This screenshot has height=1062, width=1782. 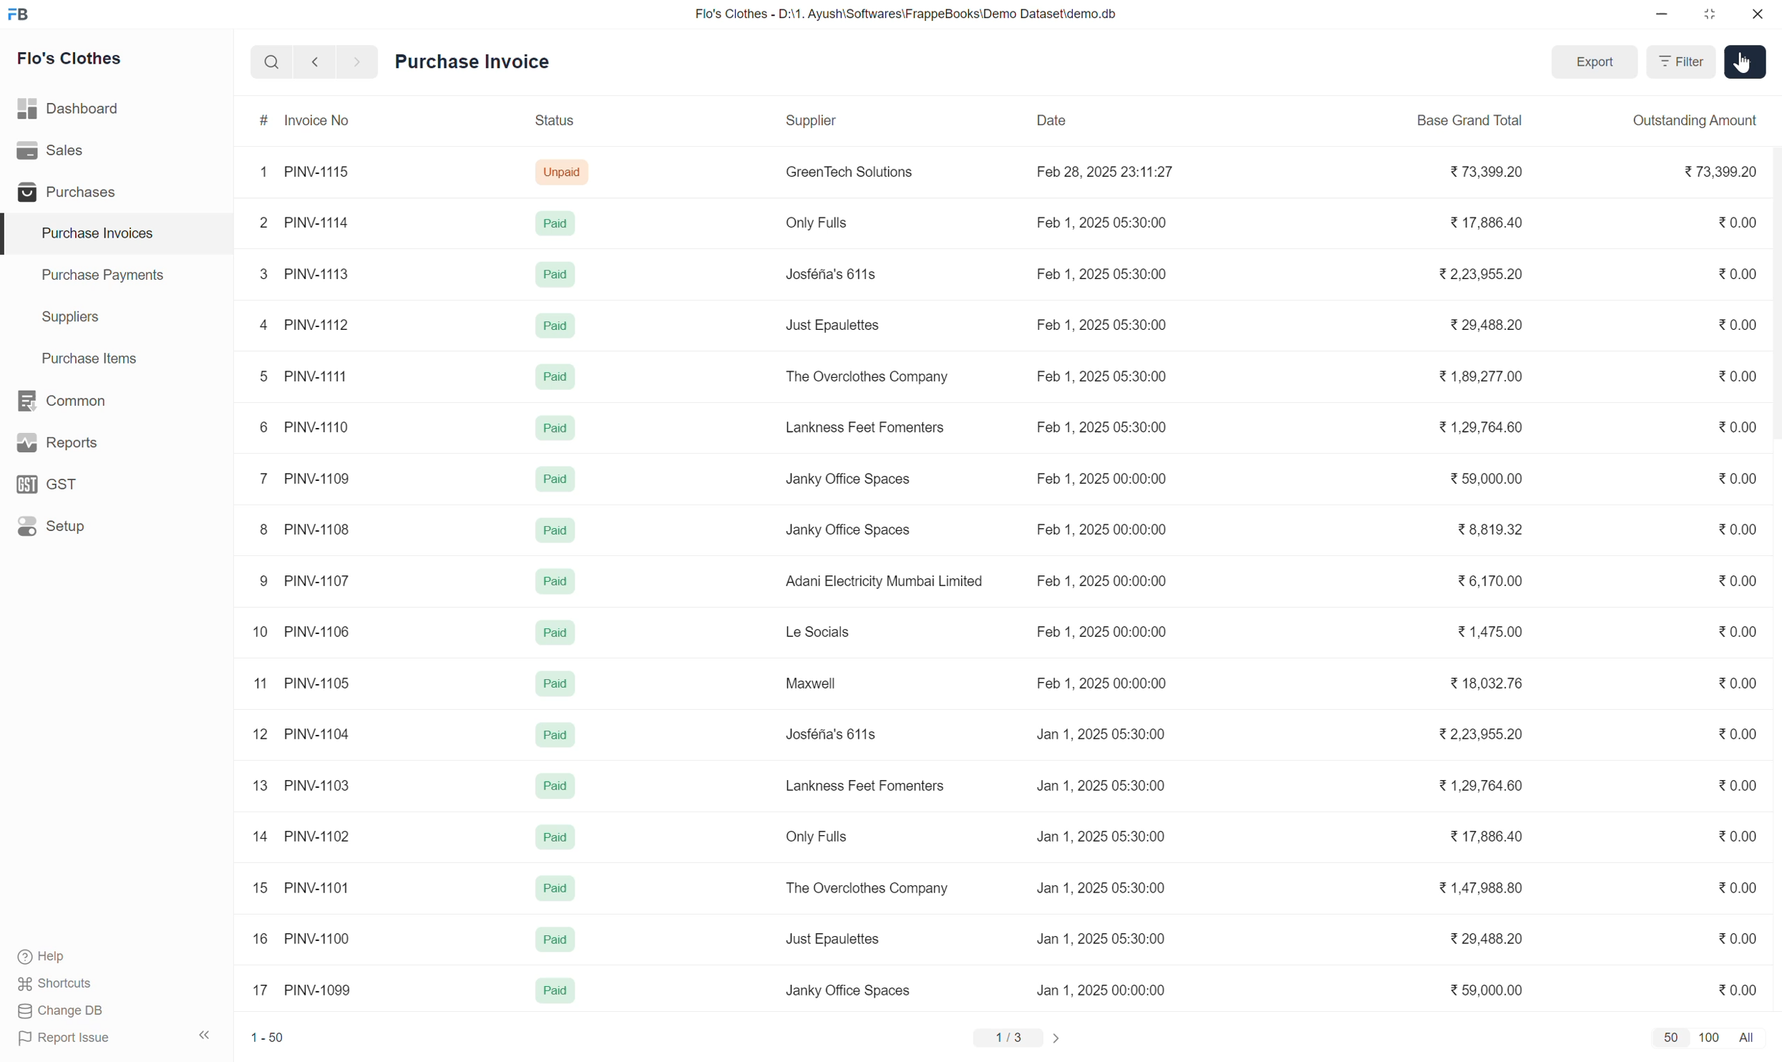 I want to click on Just Epaulettes, so click(x=834, y=322).